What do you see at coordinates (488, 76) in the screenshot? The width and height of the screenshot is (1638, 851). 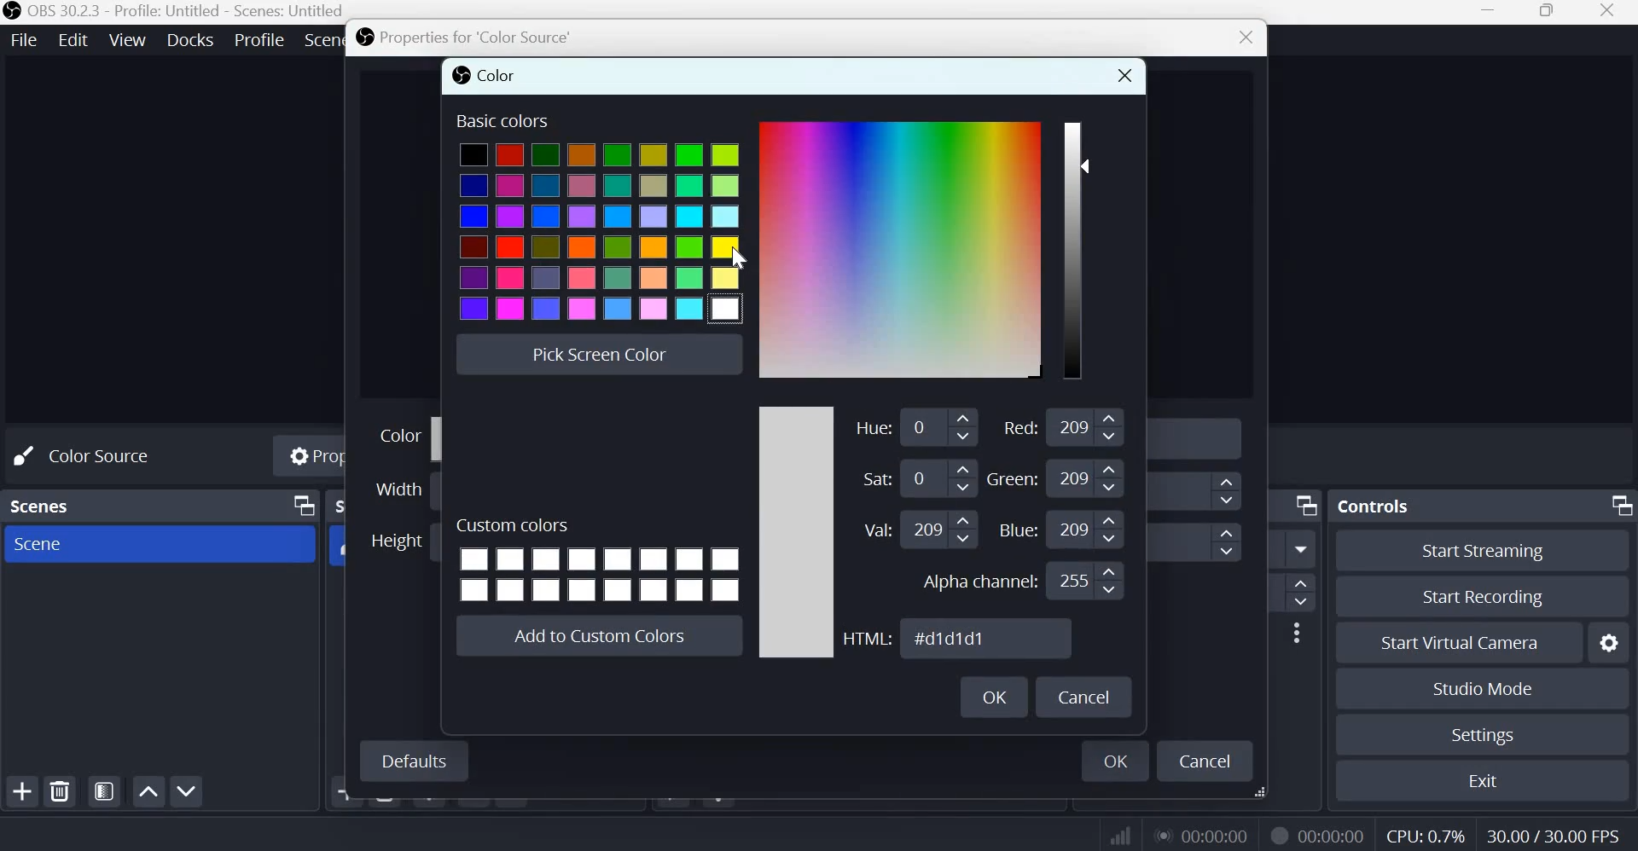 I see `color` at bounding box center [488, 76].